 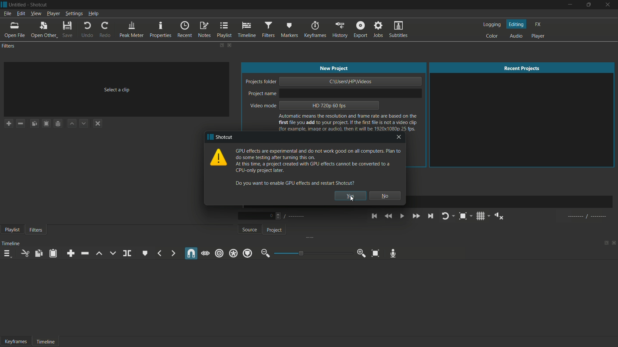 What do you see at coordinates (117, 90) in the screenshot?
I see `select a clip` at bounding box center [117, 90].